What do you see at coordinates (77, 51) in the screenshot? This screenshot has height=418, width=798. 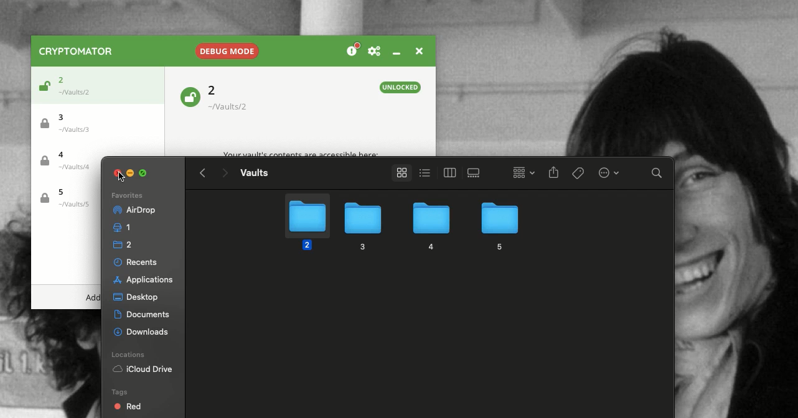 I see `Cryptomator` at bounding box center [77, 51].